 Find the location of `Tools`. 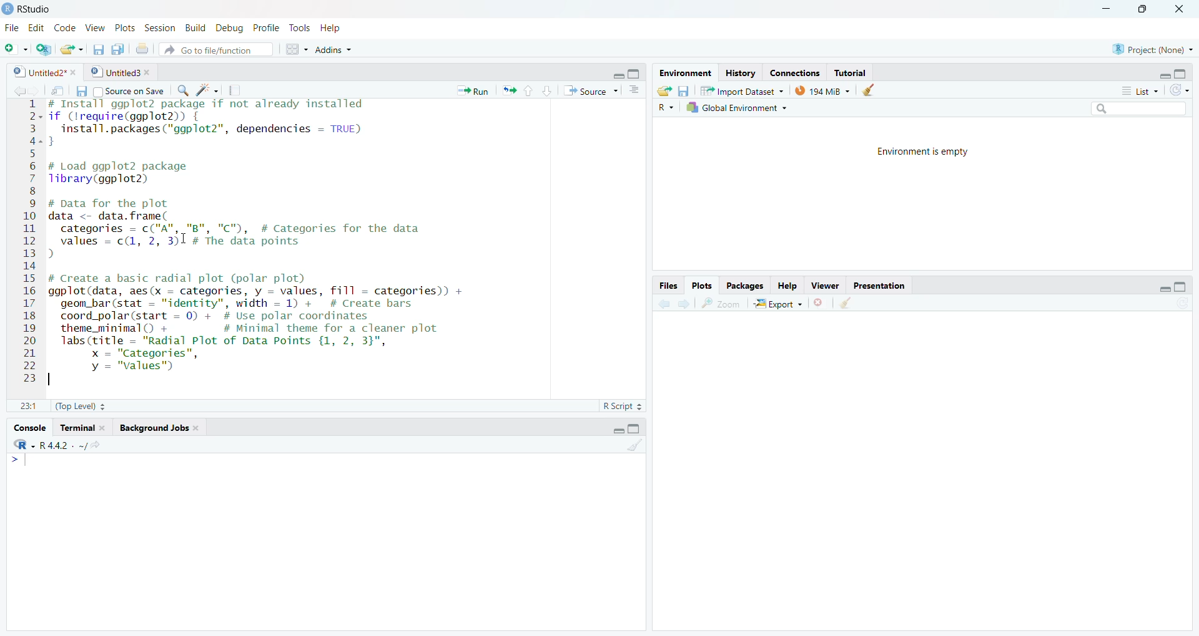

Tools is located at coordinates (299, 28).